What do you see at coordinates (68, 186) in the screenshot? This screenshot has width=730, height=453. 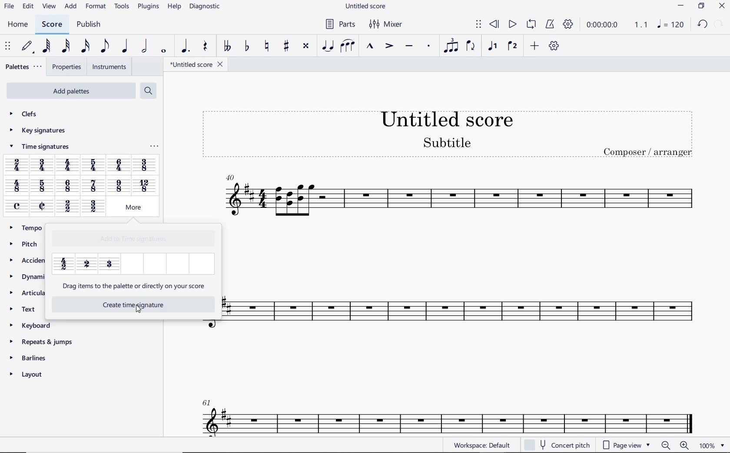 I see `6/8` at bounding box center [68, 186].